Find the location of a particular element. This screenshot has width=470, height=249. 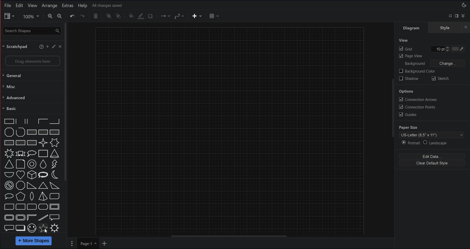

cloud callout is located at coordinates (31, 153).